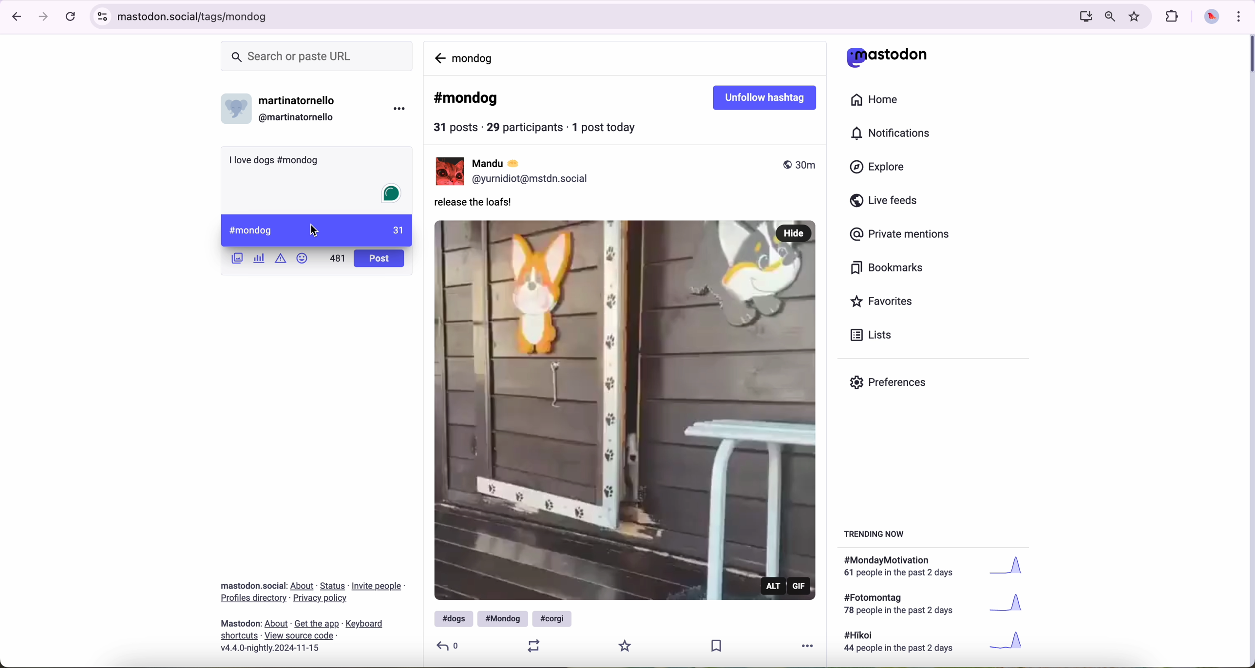 The width and height of the screenshot is (1255, 668). Describe the element at coordinates (904, 643) in the screenshot. I see `text` at that location.